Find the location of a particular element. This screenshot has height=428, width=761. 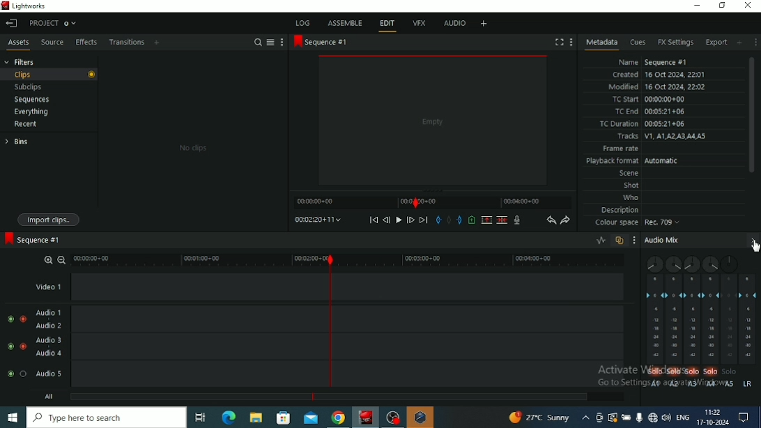

Frame rate is located at coordinates (620, 149).